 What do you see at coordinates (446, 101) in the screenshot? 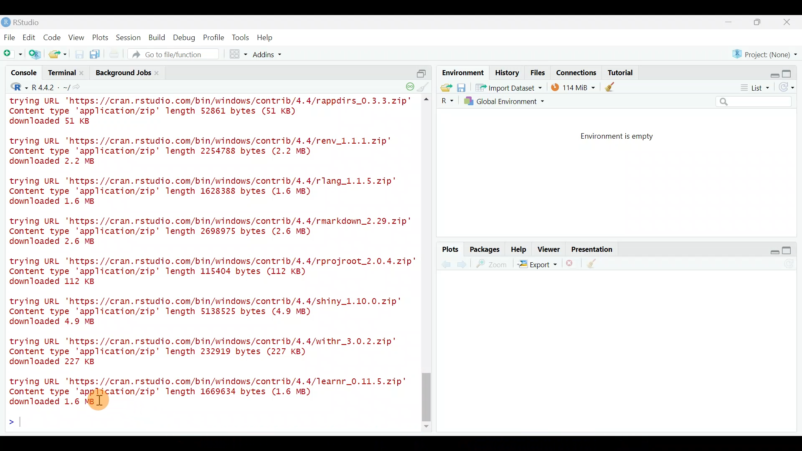
I see `R` at bounding box center [446, 101].